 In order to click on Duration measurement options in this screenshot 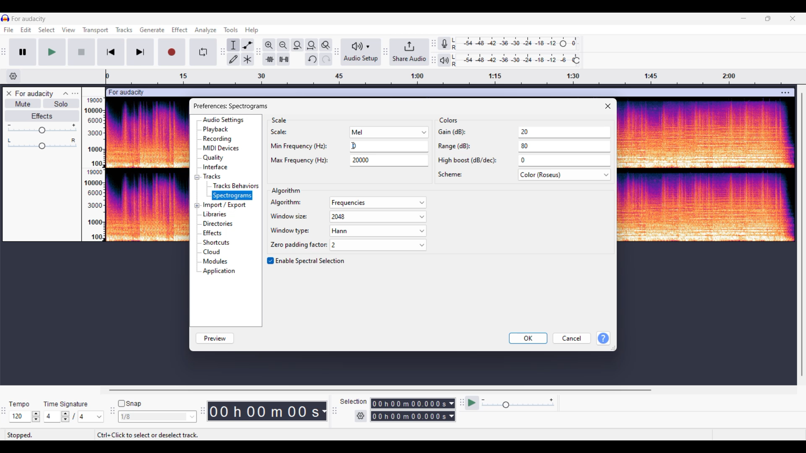, I will do `click(324, 411)`.